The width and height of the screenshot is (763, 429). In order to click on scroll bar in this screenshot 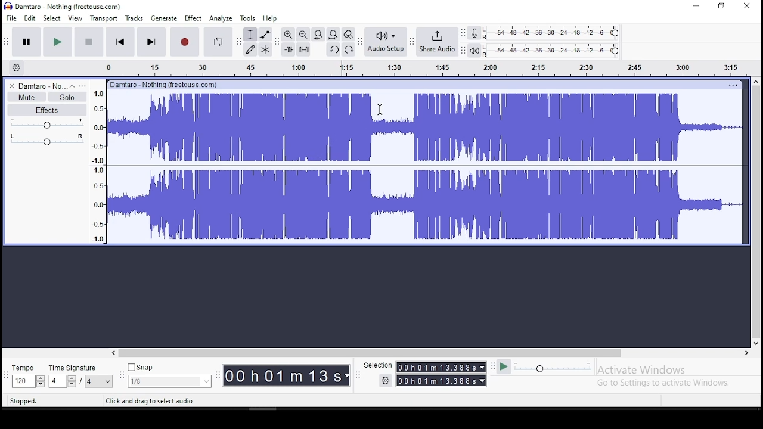, I will do `click(370, 352)`.